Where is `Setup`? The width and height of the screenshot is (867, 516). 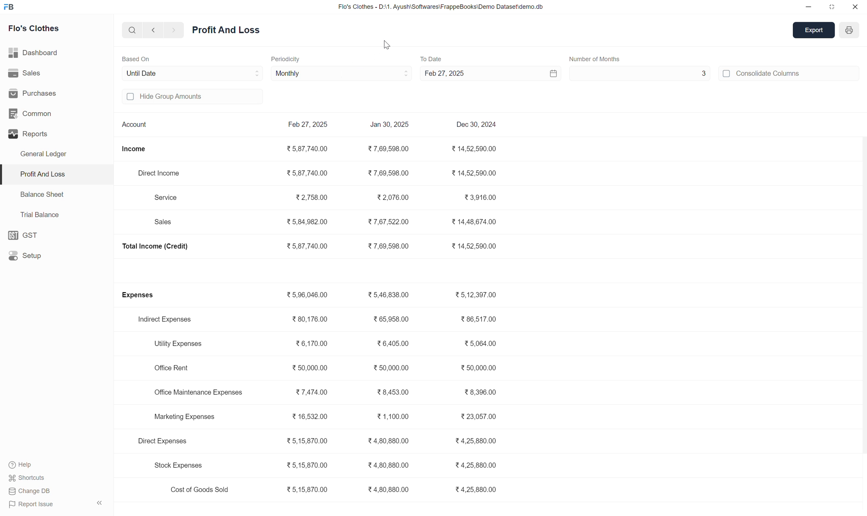 Setup is located at coordinates (25, 256).